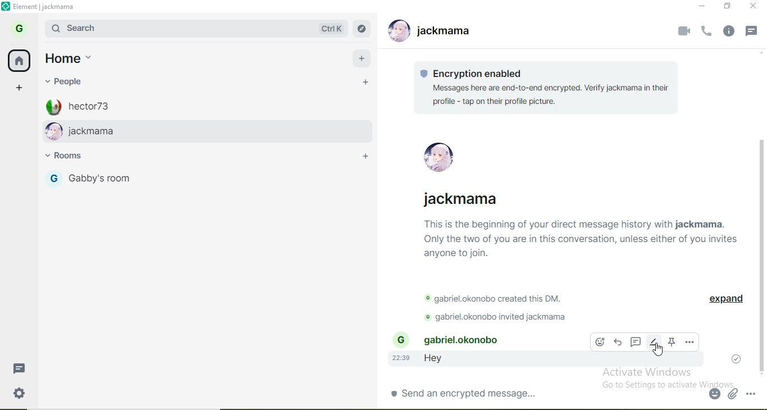 Image resolution: width=767 pixels, height=410 pixels. What do you see at coordinates (760, 256) in the screenshot?
I see `scroll bar` at bounding box center [760, 256].